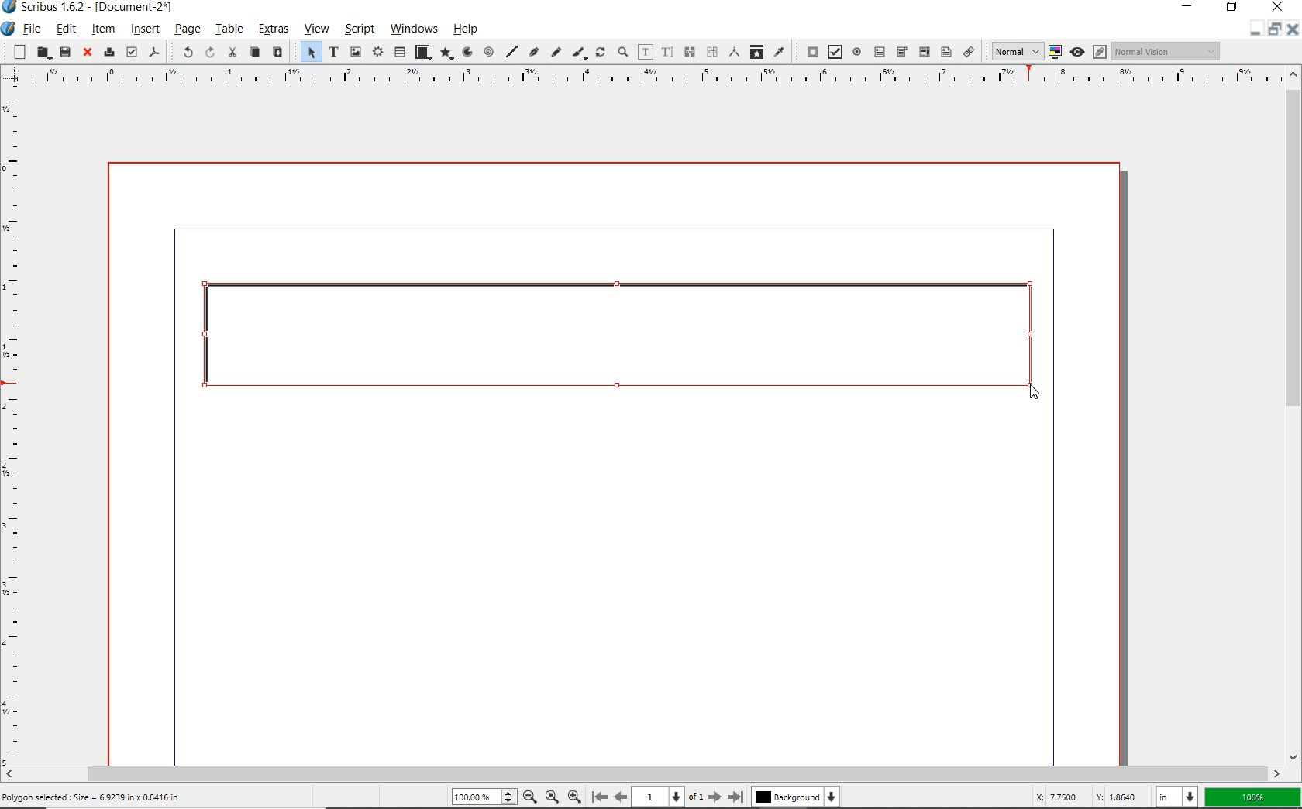  What do you see at coordinates (467, 52) in the screenshot?
I see `arc` at bounding box center [467, 52].